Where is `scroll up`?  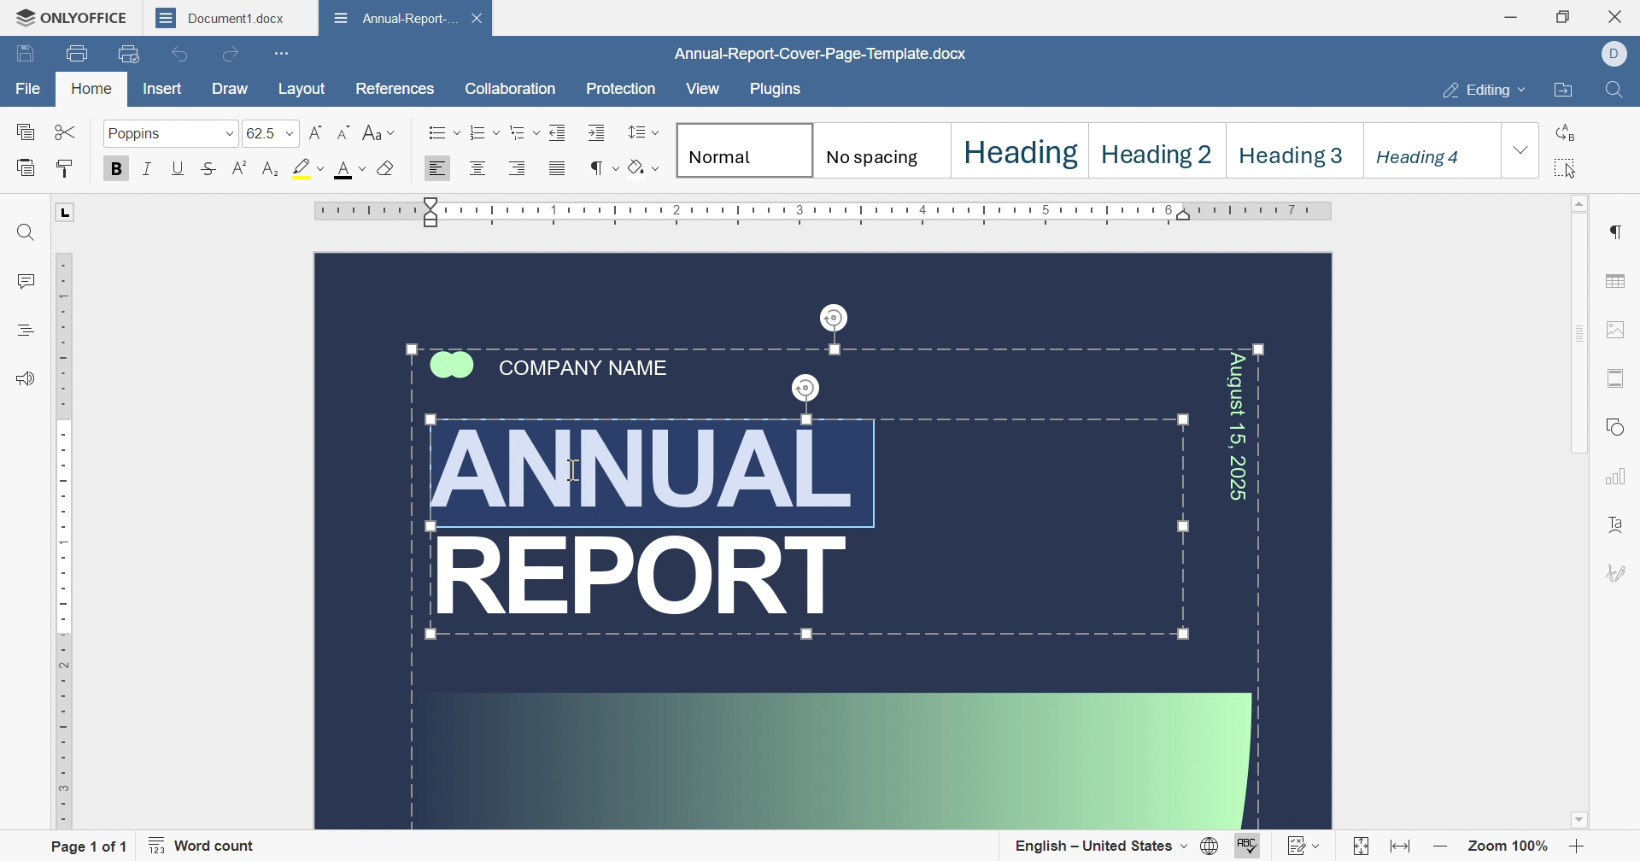 scroll up is located at coordinates (1581, 203).